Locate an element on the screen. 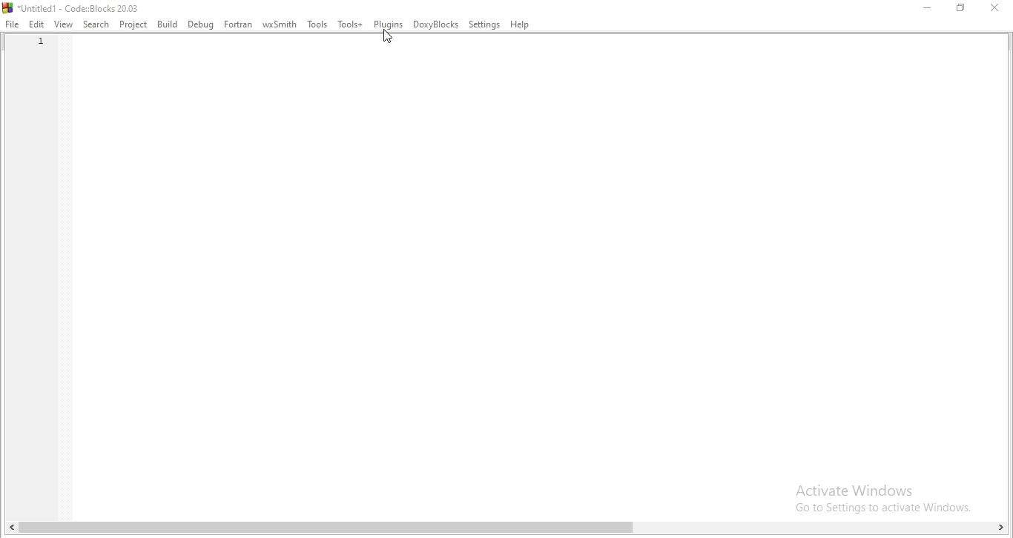  Search is located at coordinates (95, 24).